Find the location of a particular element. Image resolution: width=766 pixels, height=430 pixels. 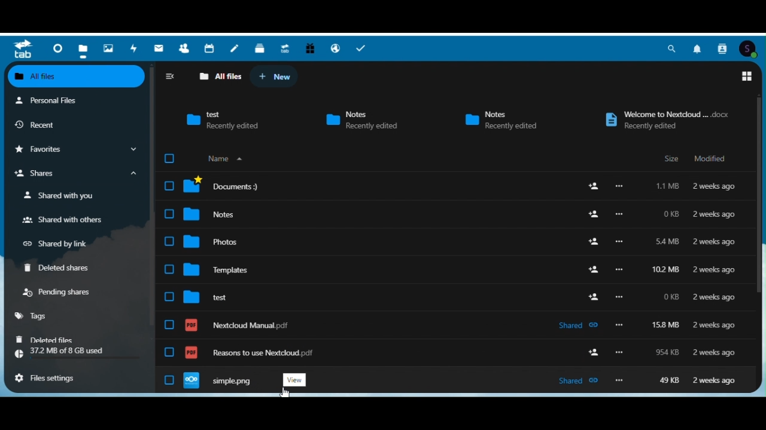

shared is located at coordinates (578, 381).